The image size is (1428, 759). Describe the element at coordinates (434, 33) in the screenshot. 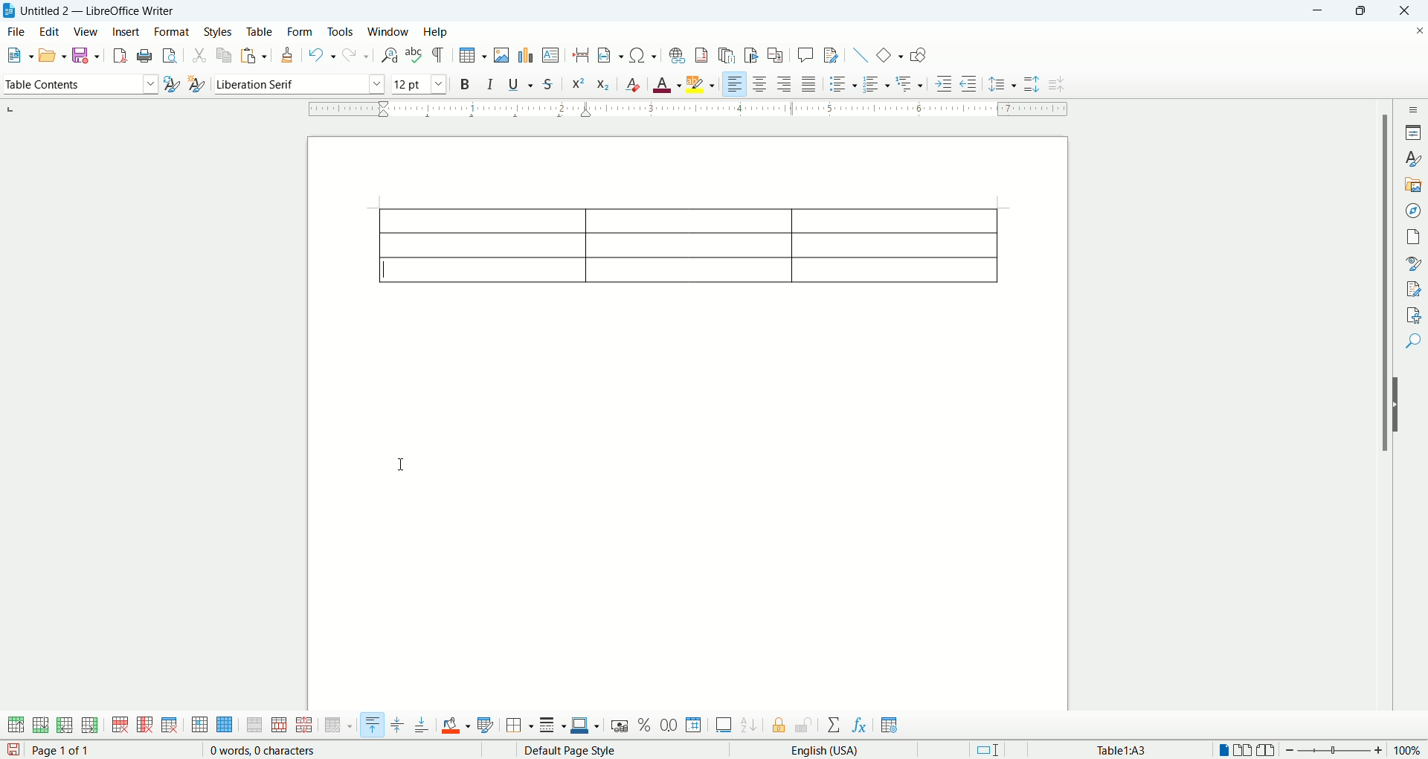

I see `help` at that location.